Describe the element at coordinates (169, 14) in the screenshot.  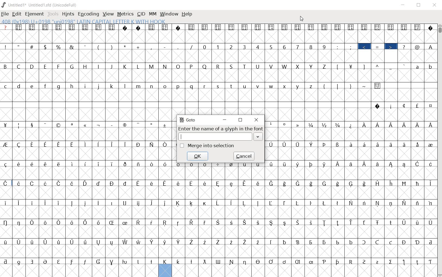
I see `window` at that location.